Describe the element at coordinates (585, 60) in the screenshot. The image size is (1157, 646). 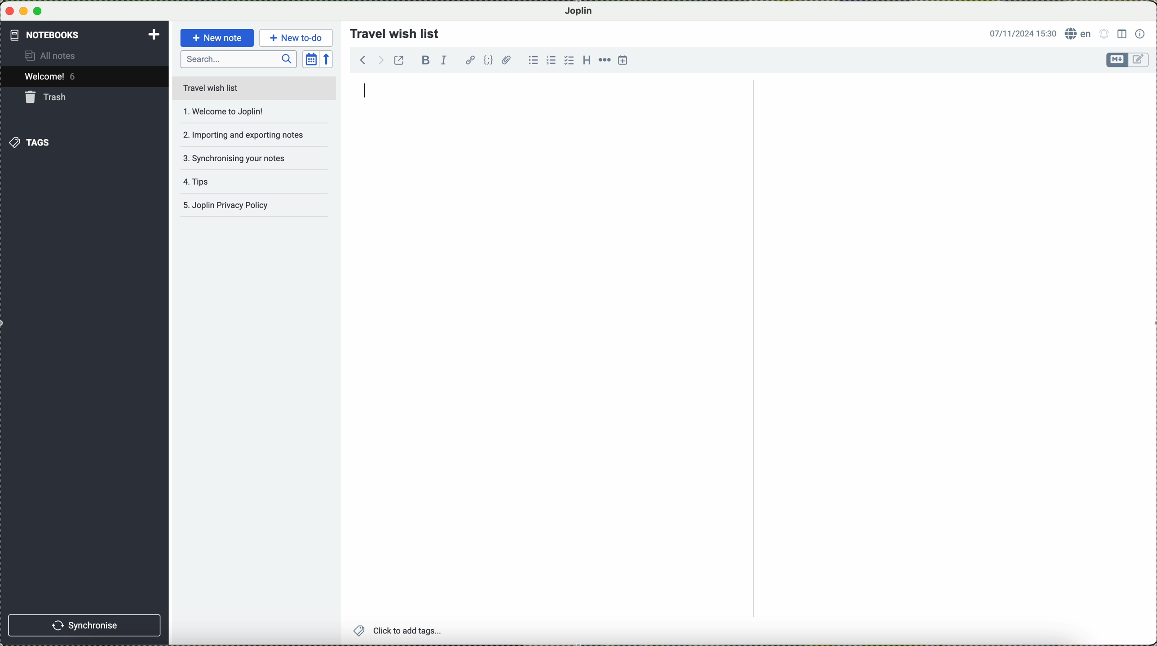
I see `heading` at that location.